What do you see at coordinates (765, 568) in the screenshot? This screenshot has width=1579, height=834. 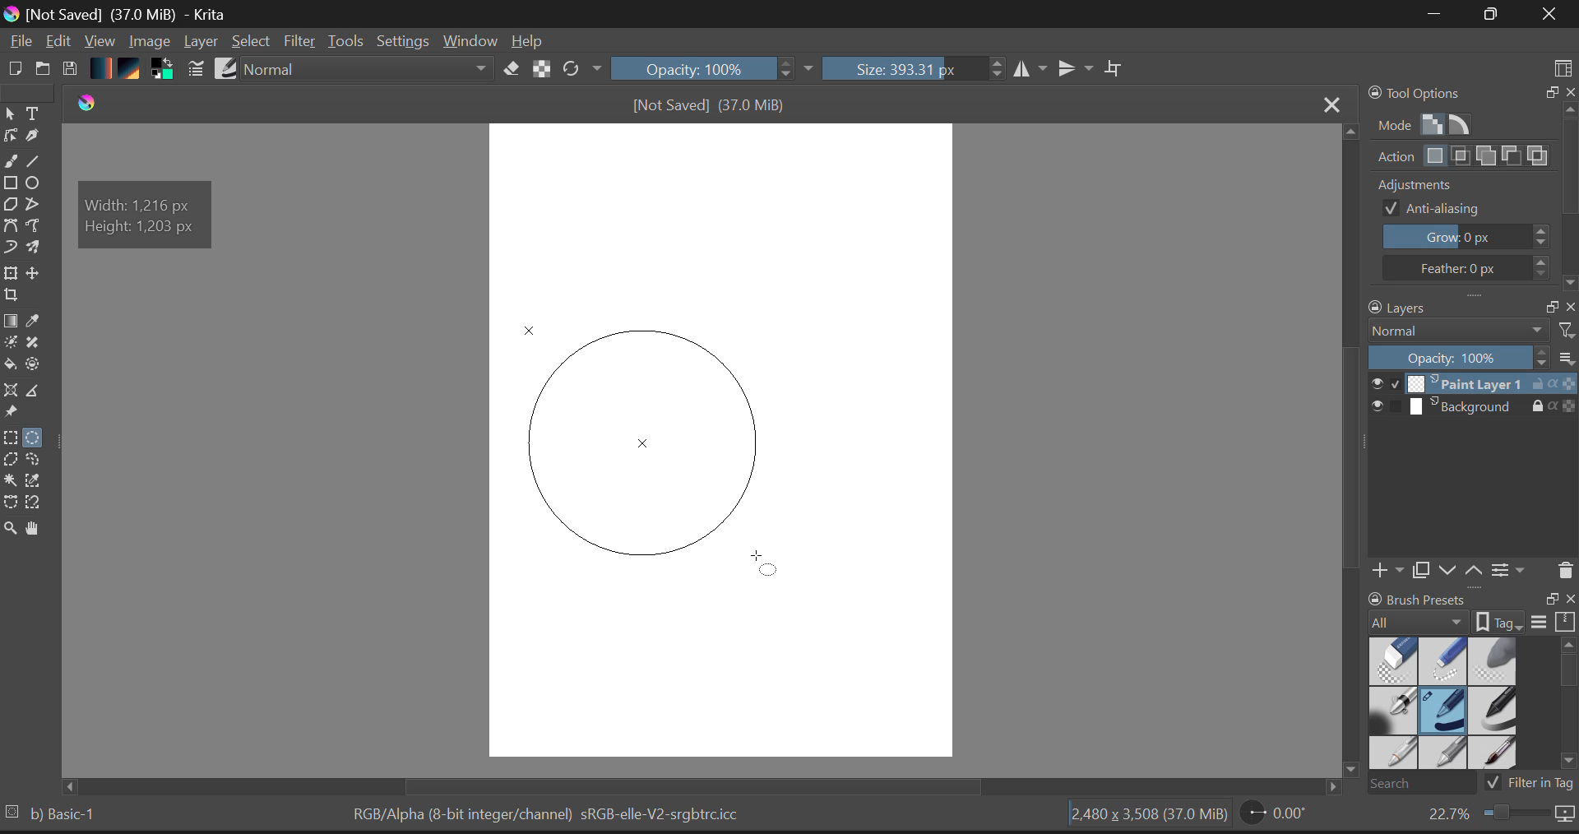 I see `DRAG_TO Cursor Position` at bounding box center [765, 568].